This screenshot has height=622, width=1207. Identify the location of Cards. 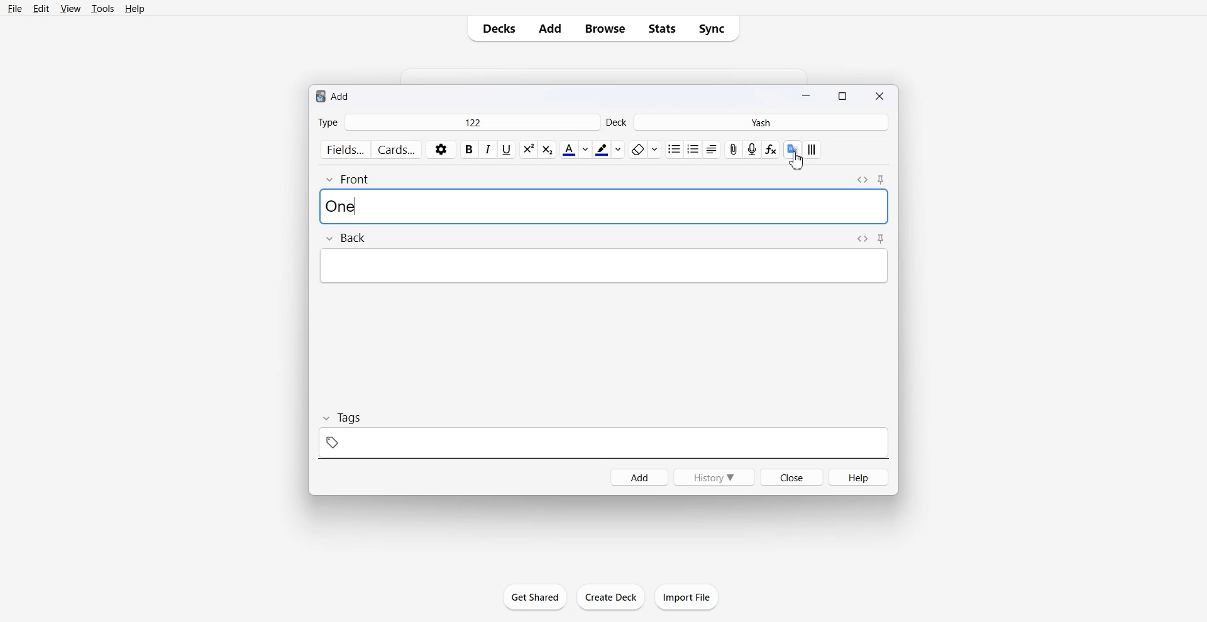
(397, 150).